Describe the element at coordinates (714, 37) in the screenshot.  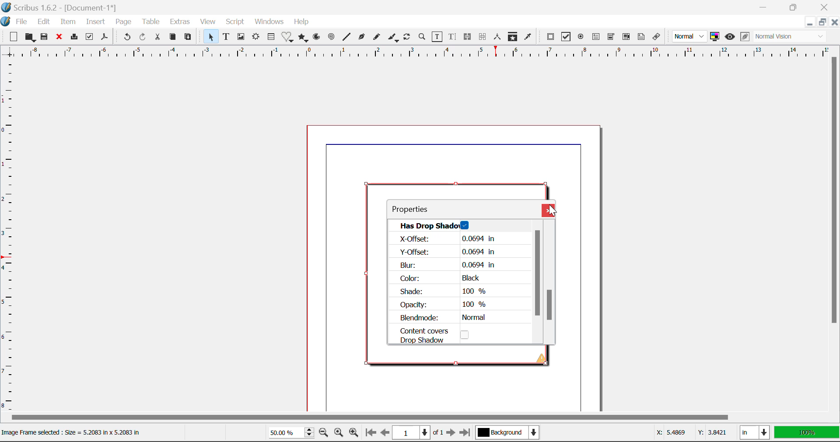
I see `Toggle Color Management` at that location.